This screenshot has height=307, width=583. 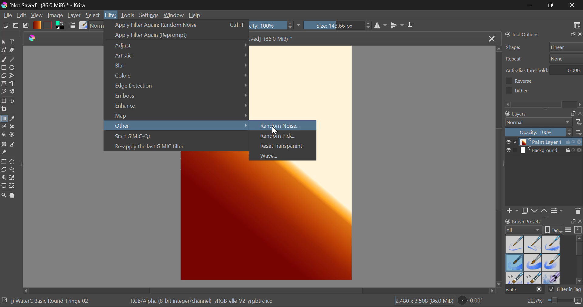 I want to click on Rectangular Selection, so click(x=4, y=162).